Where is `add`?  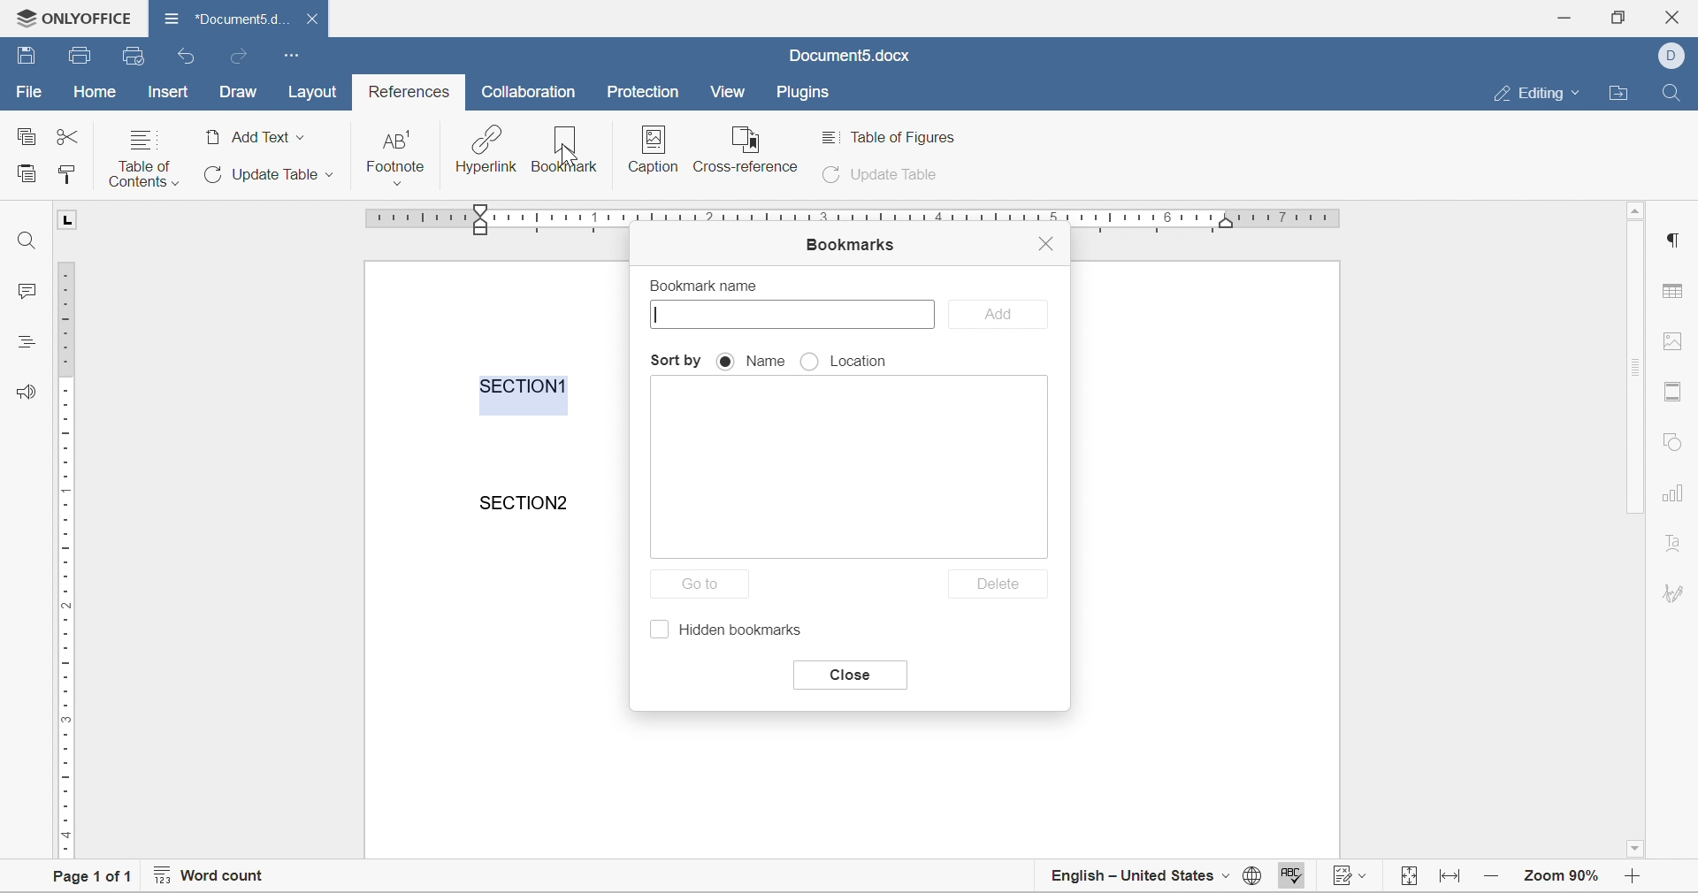 add is located at coordinates (998, 314).